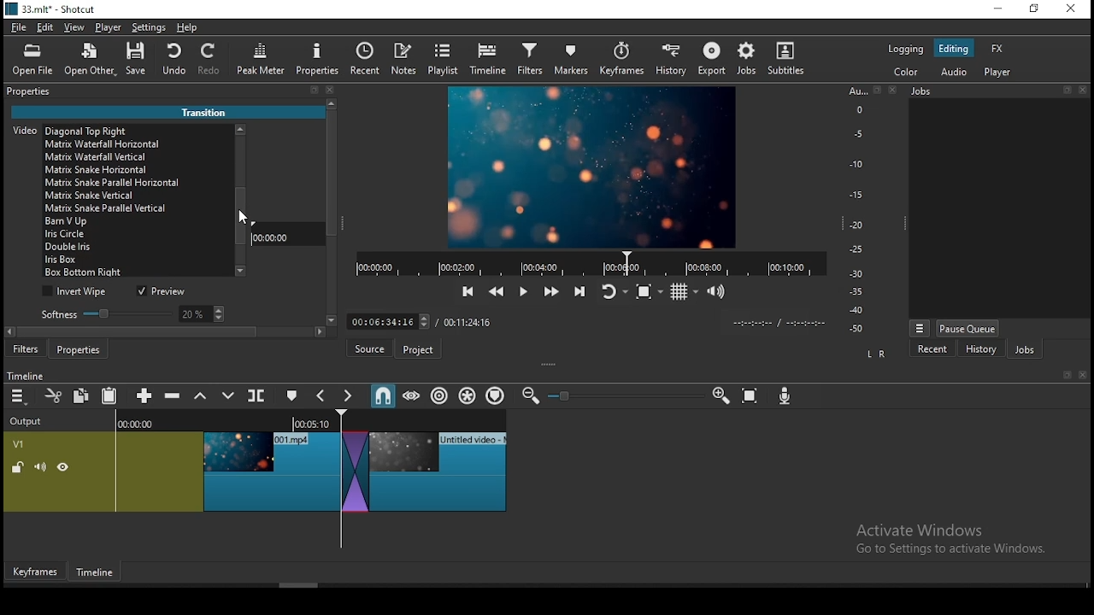 The image size is (1094, 615). What do you see at coordinates (294, 396) in the screenshot?
I see `create/edit marker` at bounding box center [294, 396].